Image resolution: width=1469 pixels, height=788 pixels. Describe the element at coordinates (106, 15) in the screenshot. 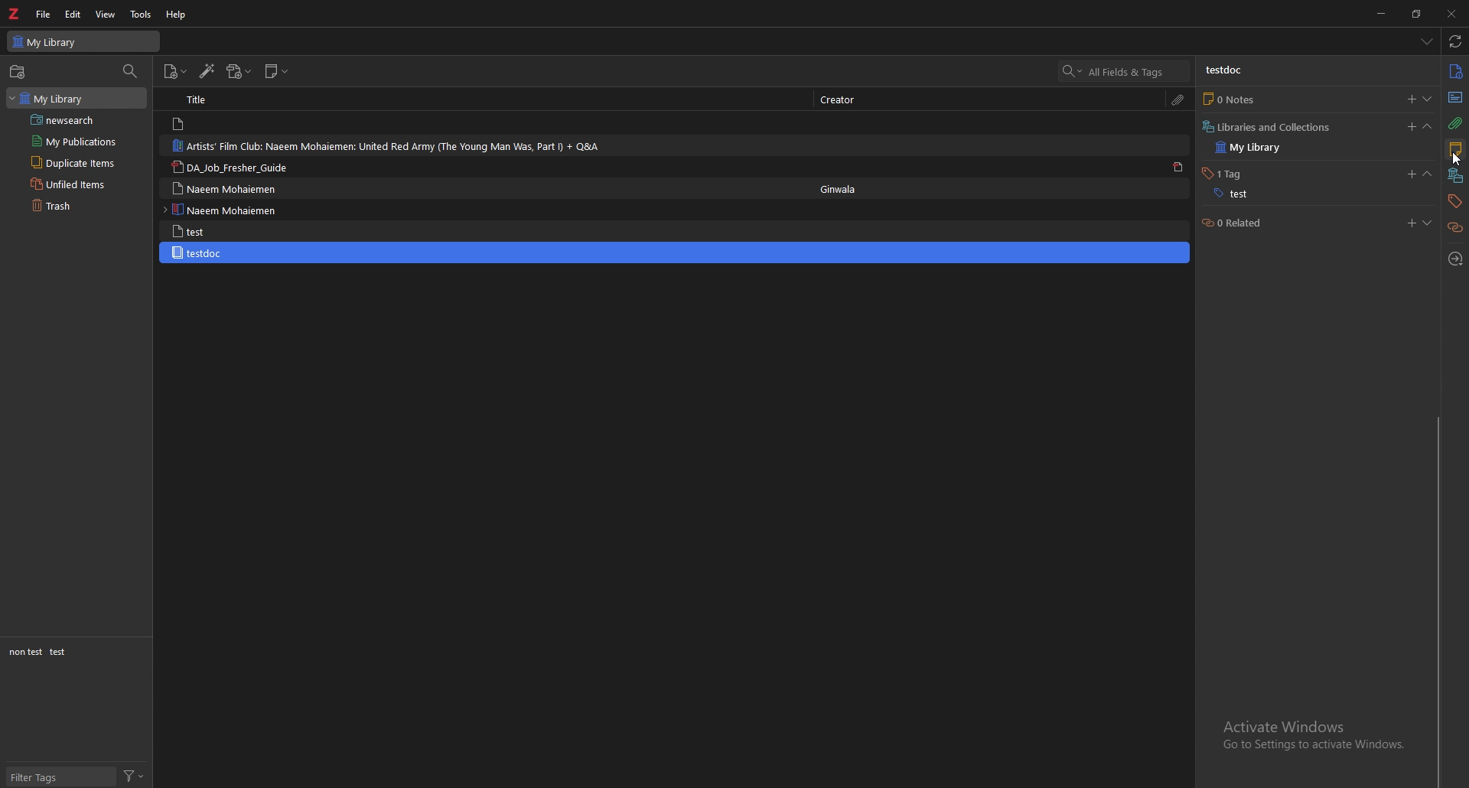

I see `view` at that location.